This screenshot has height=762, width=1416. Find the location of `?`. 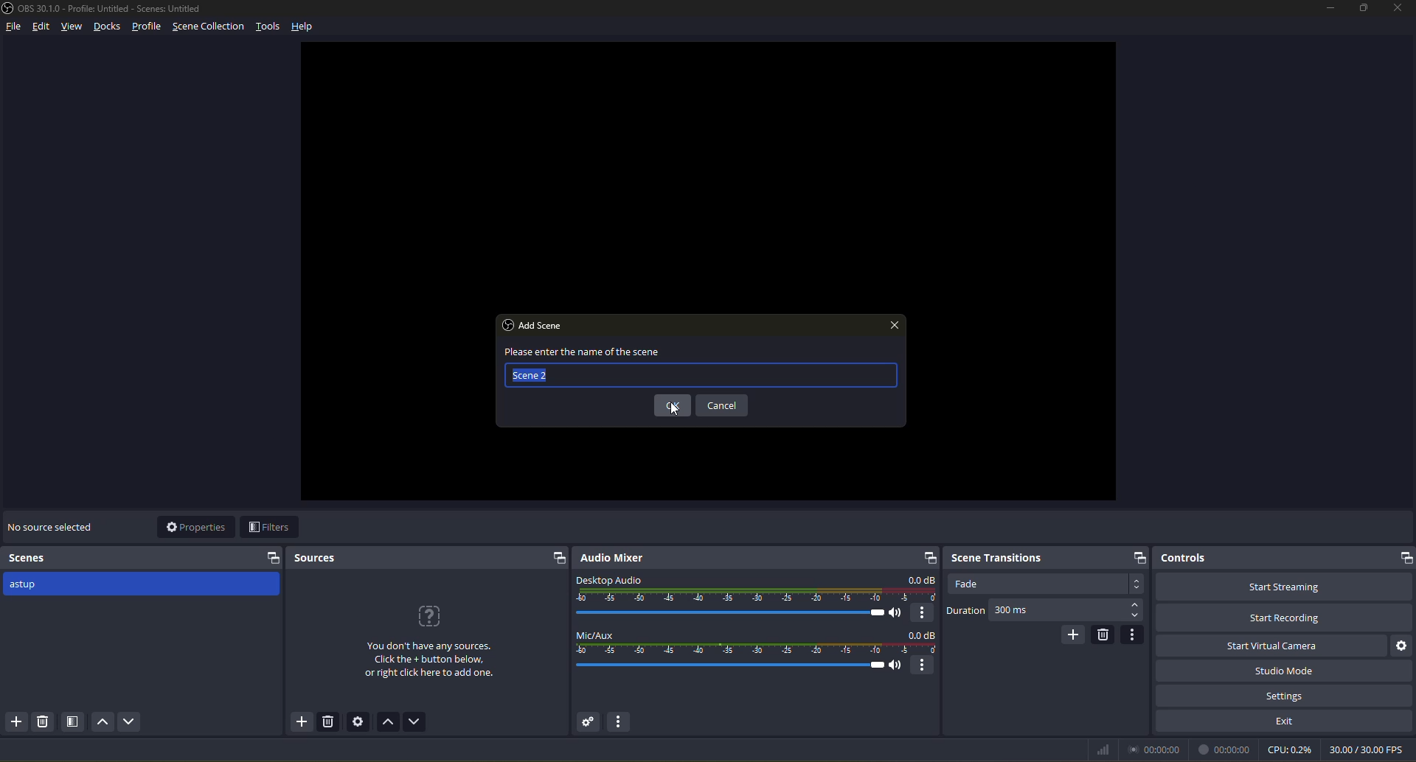

? is located at coordinates (426, 614).